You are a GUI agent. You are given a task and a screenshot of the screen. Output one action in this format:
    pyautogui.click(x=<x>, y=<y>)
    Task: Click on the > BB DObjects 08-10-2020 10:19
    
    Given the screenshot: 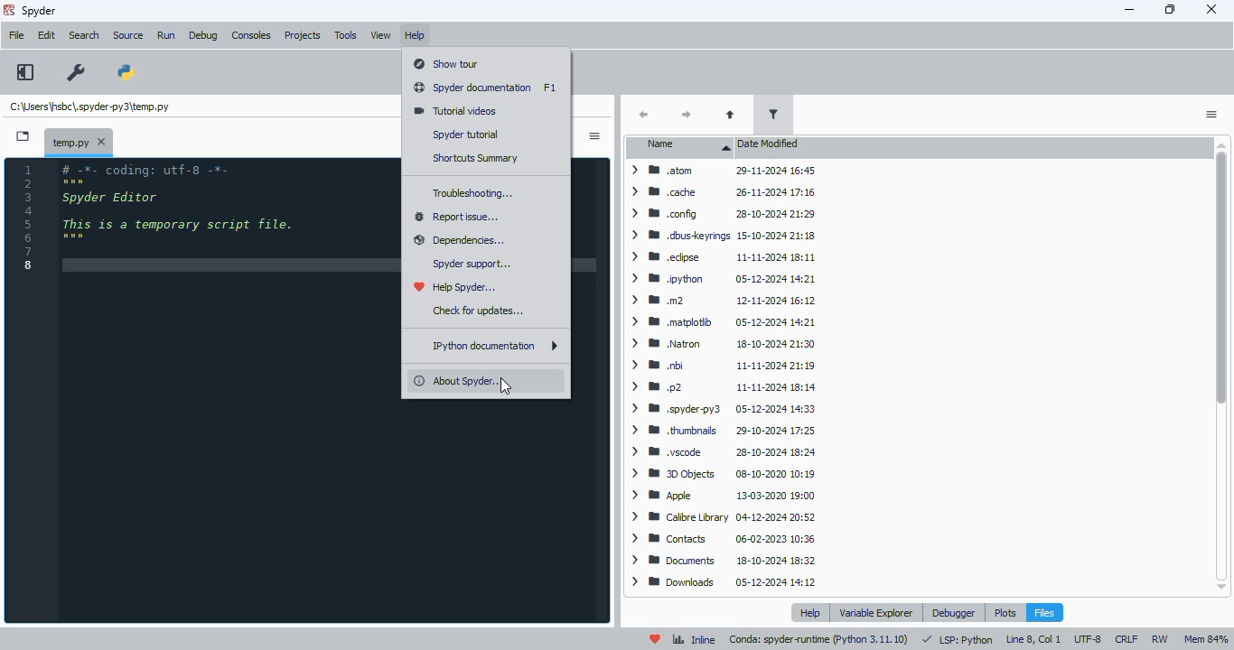 What is the action you would take?
    pyautogui.click(x=721, y=472)
    